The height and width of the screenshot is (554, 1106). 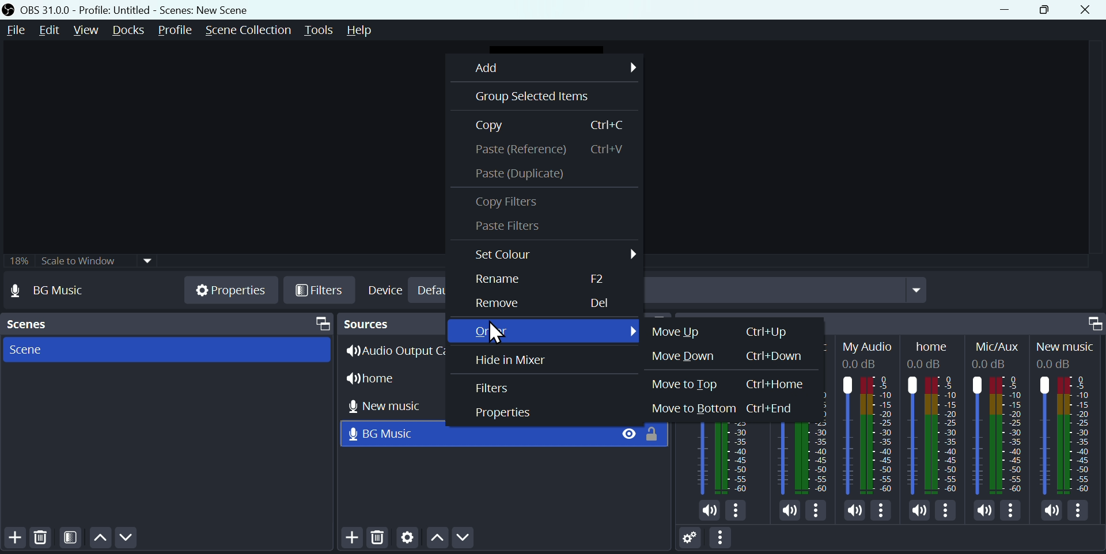 I want to click on Mute /Unmute, so click(x=1051, y=511).